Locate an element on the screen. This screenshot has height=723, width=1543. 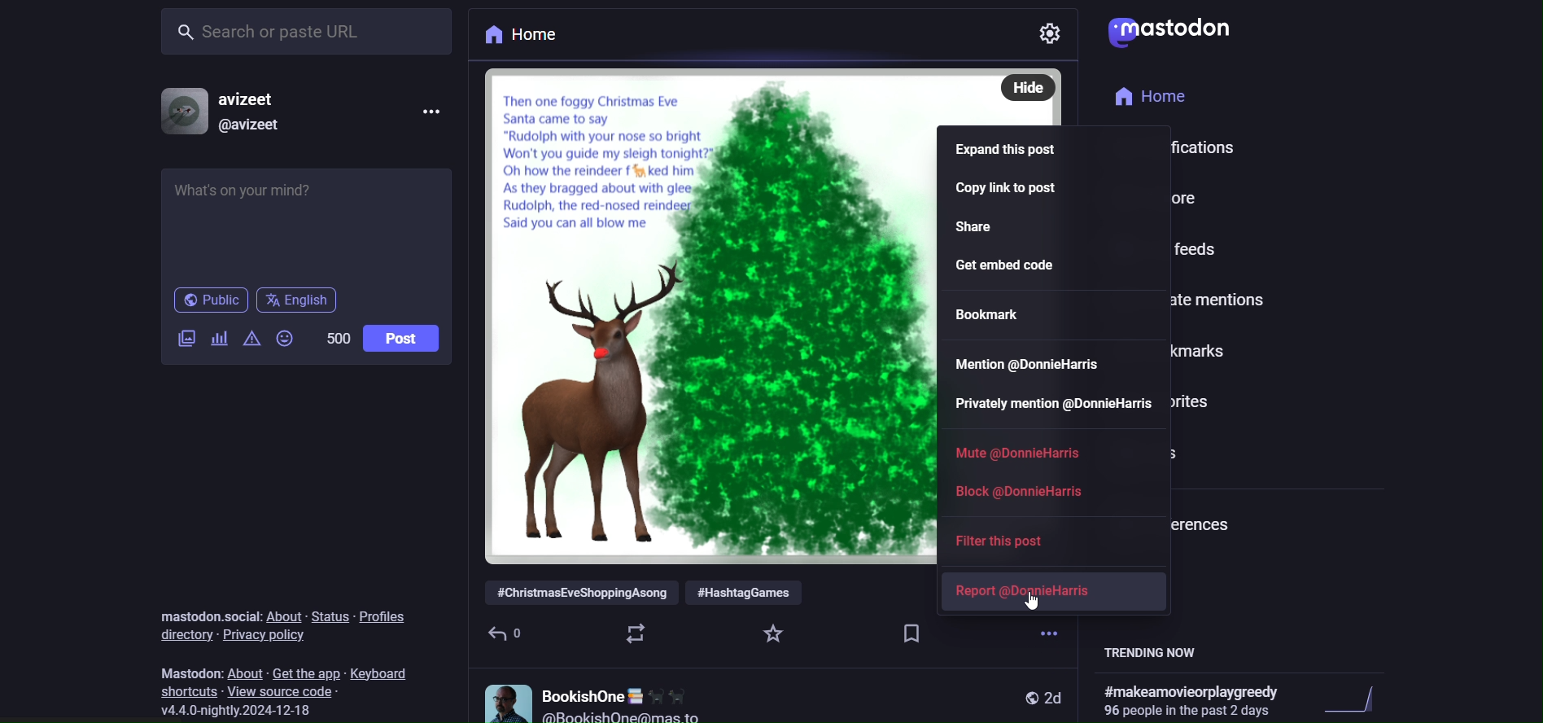
preferences is located at coordinates (1173, 522).